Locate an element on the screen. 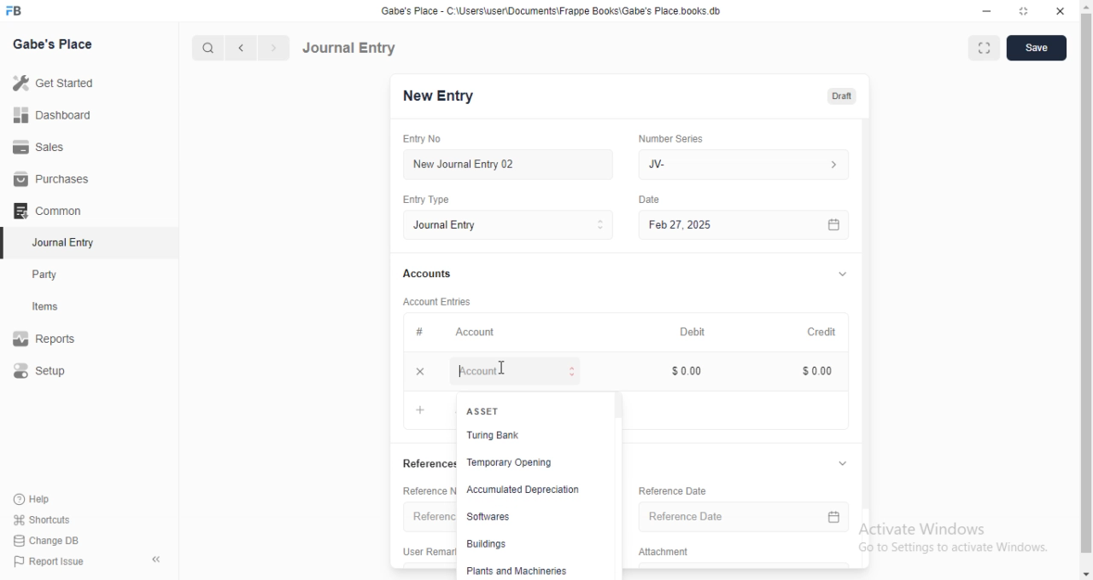 The width and height of the screenshot is (1093, 580). Entry Type is located at coordinates (433, 200).